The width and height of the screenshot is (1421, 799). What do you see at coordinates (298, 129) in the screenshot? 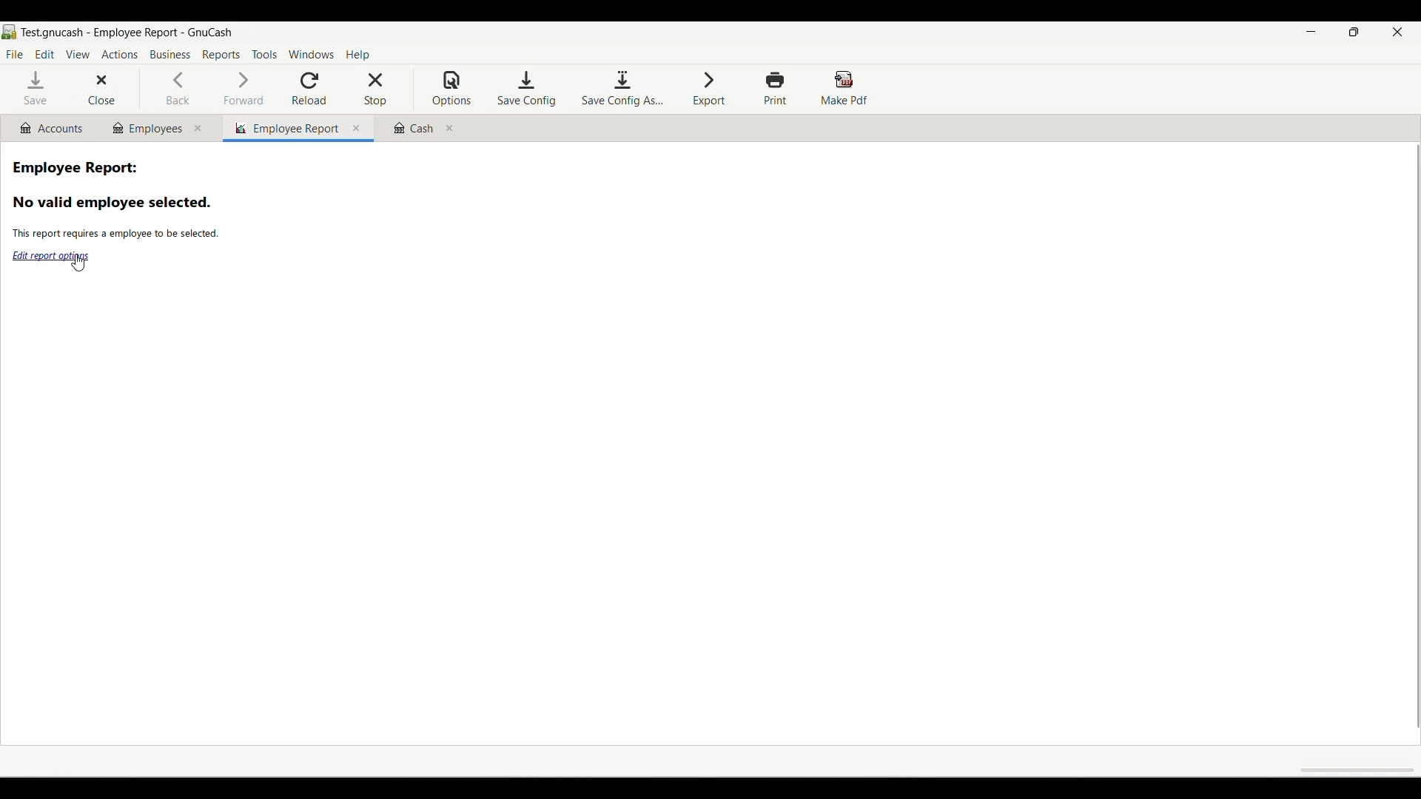
I see `Current/Employee tab` at bounding box center [298, 129].